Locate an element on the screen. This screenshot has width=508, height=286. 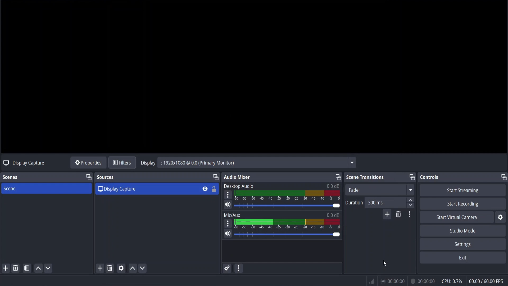
change tab layout is located at coordinates (411, 177).